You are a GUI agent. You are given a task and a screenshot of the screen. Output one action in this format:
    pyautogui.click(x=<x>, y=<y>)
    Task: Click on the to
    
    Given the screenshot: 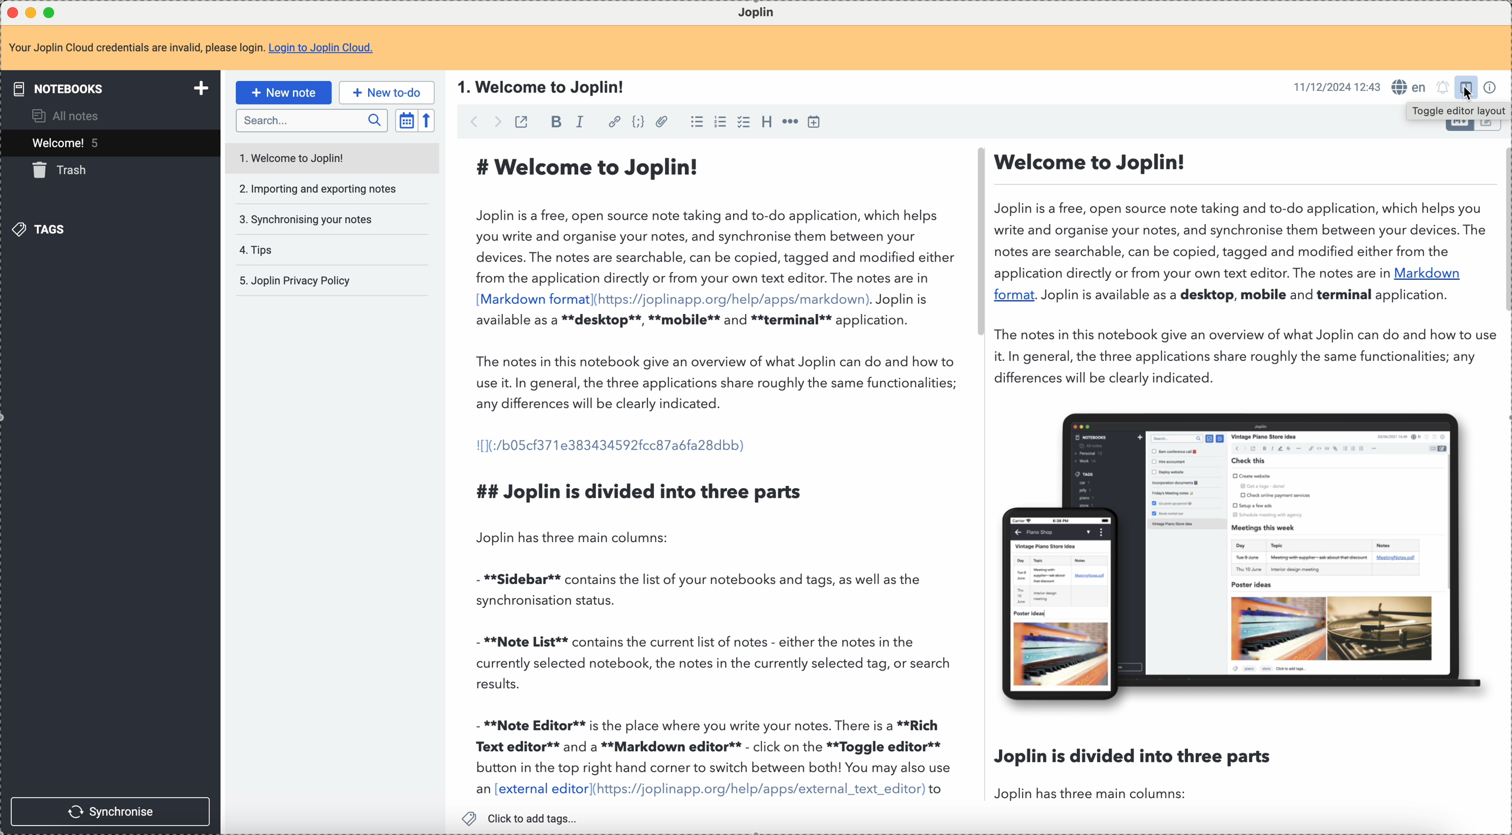 What is the action you would take?
    pyautogui.click(x=936, y=789)
    